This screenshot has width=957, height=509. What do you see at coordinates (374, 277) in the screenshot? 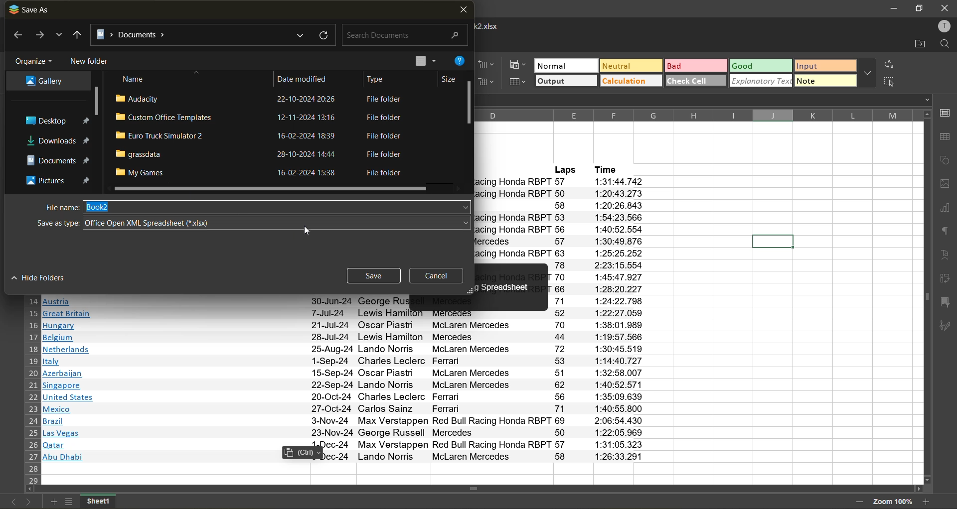
I see `save` at bounding box center [374, 277].